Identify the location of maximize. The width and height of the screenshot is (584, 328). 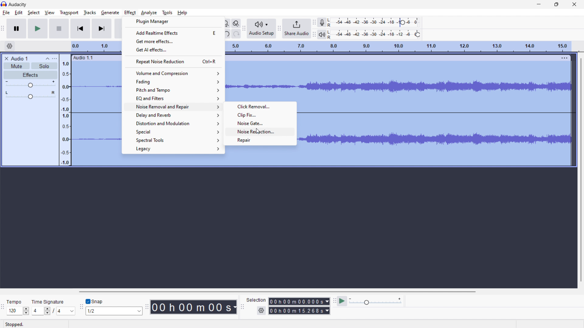
(556, 5).